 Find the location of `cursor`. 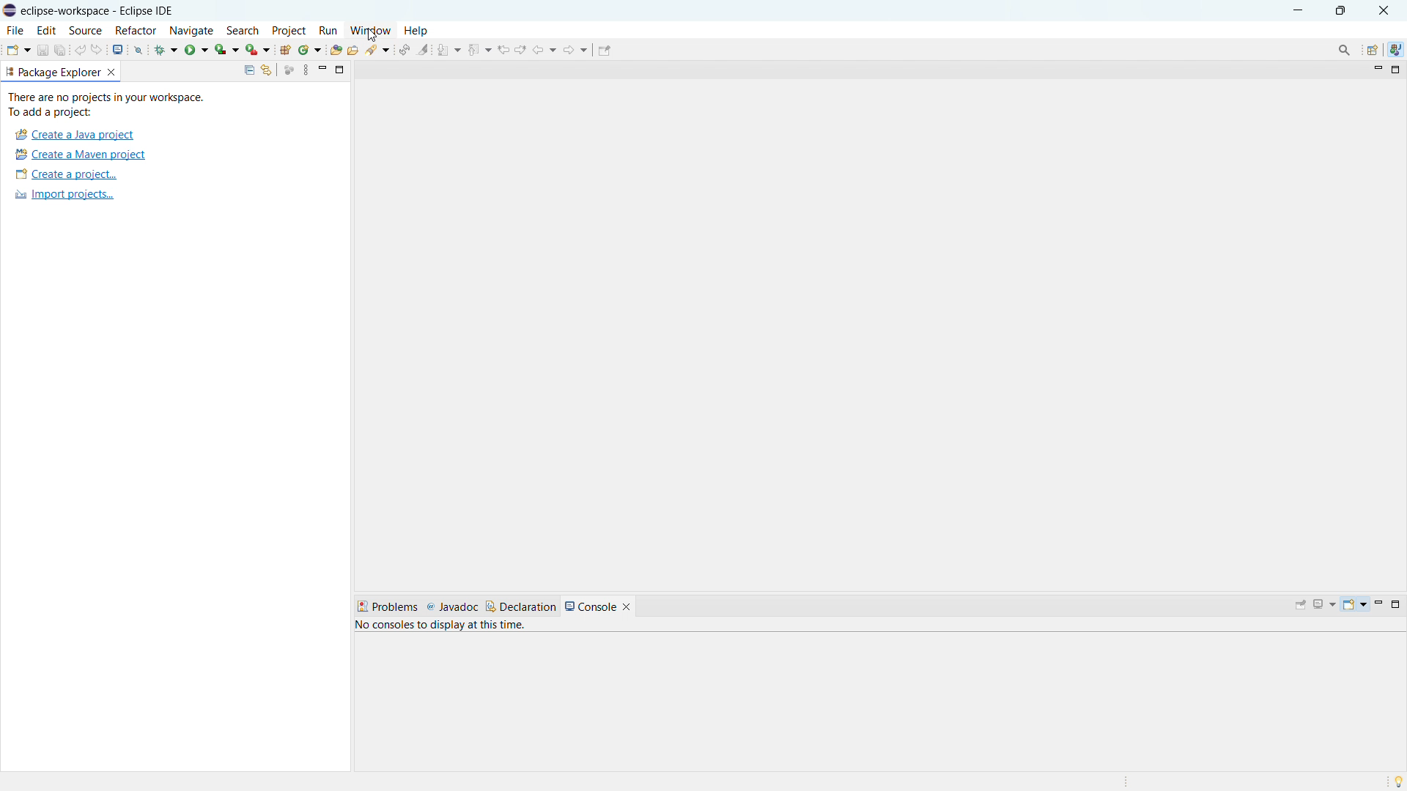

cursor is located at coordinates (373, 35).